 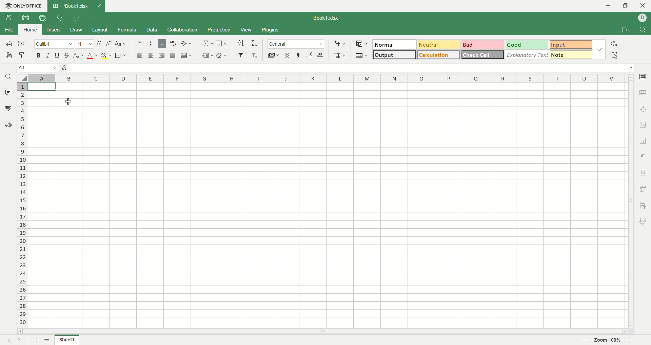 I want to click on neutral, so click(x=439, y=45).